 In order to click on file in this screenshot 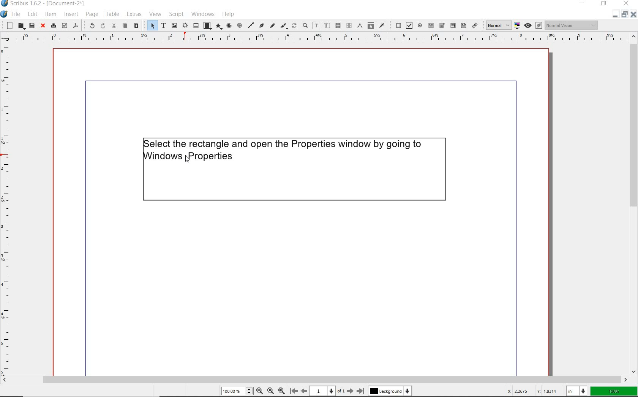, I will do `click(17, 14)`.